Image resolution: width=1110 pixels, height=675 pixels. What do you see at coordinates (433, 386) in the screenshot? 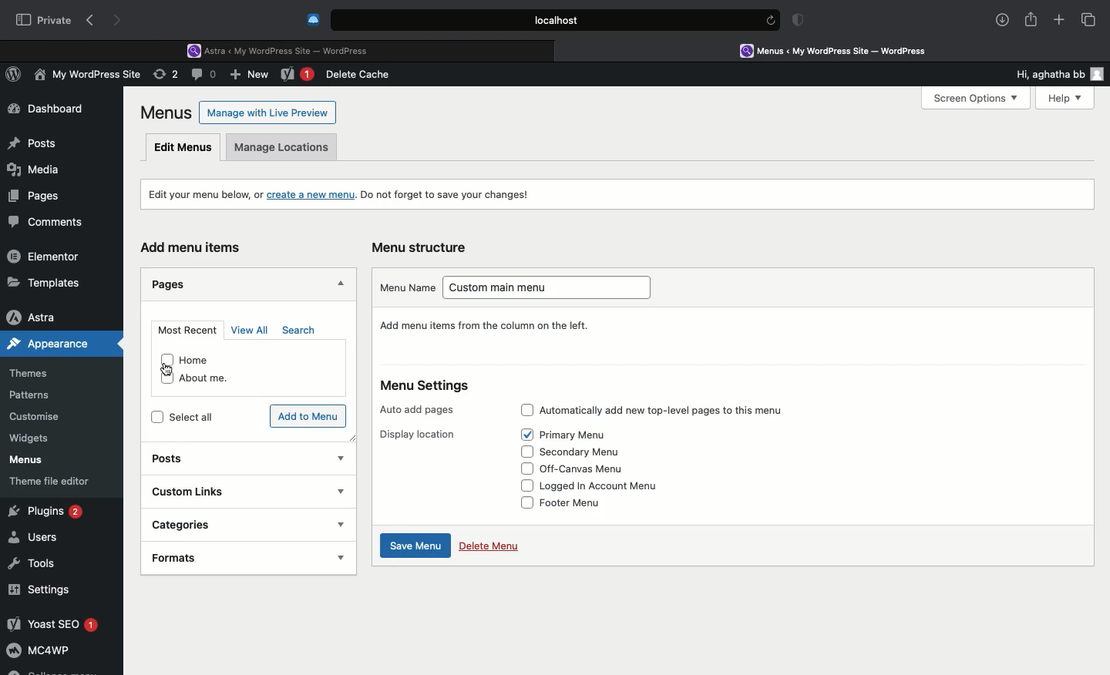
I see `Menu settings` at bounding box center [433, 386].